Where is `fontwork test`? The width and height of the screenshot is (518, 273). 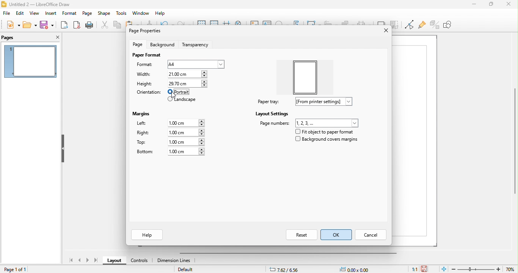 fontwork test is located at coordinates (296, 24).